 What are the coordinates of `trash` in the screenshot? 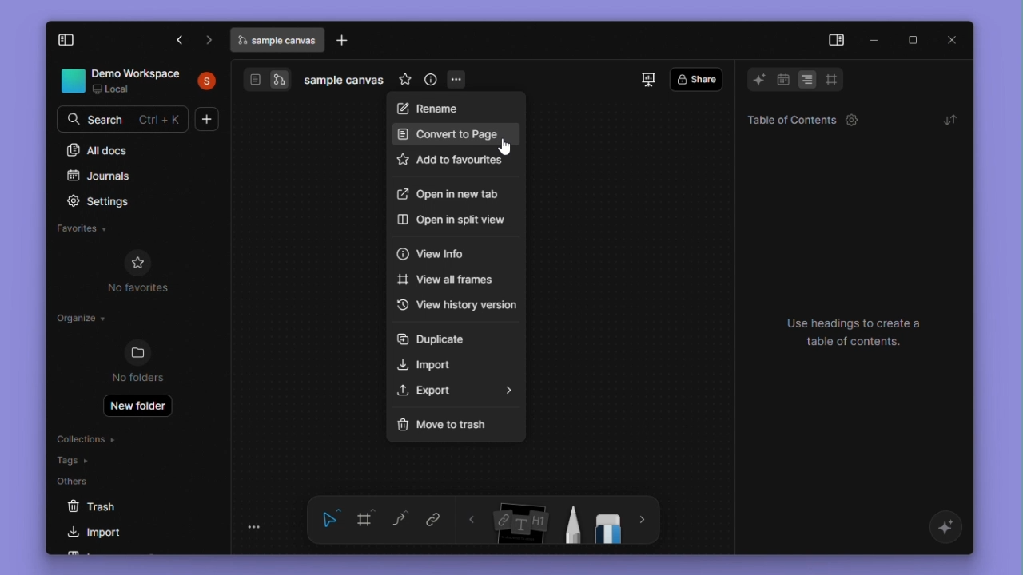 It's located at (108, 508).